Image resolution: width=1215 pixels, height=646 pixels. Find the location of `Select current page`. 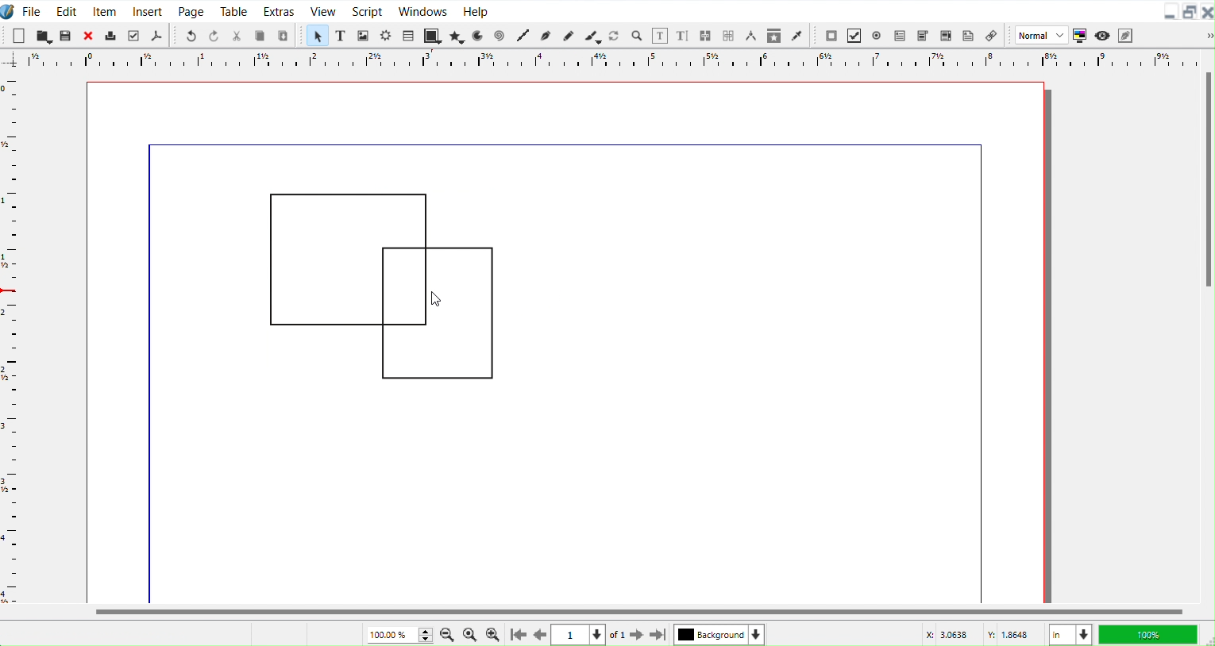

Select current page is located at coordinates (580, 635).